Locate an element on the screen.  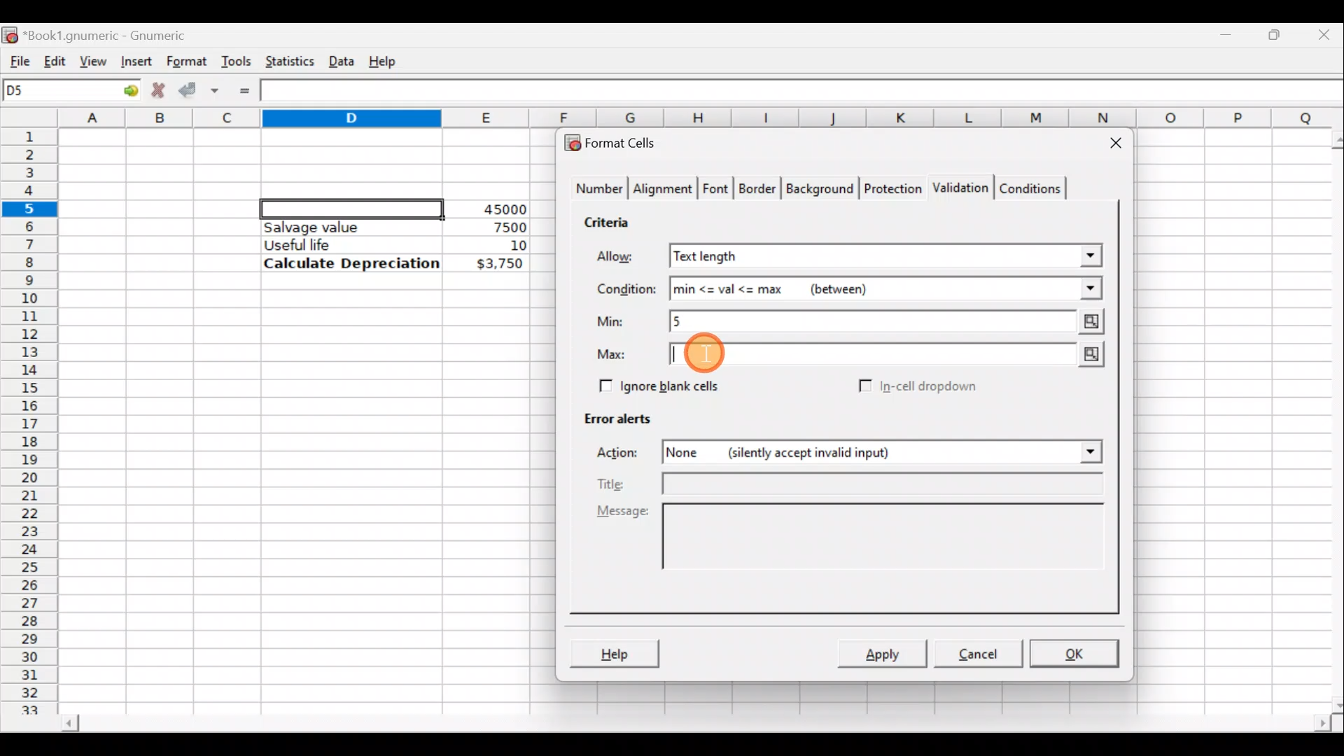
Minimize is located at coordinates (1229, 31).